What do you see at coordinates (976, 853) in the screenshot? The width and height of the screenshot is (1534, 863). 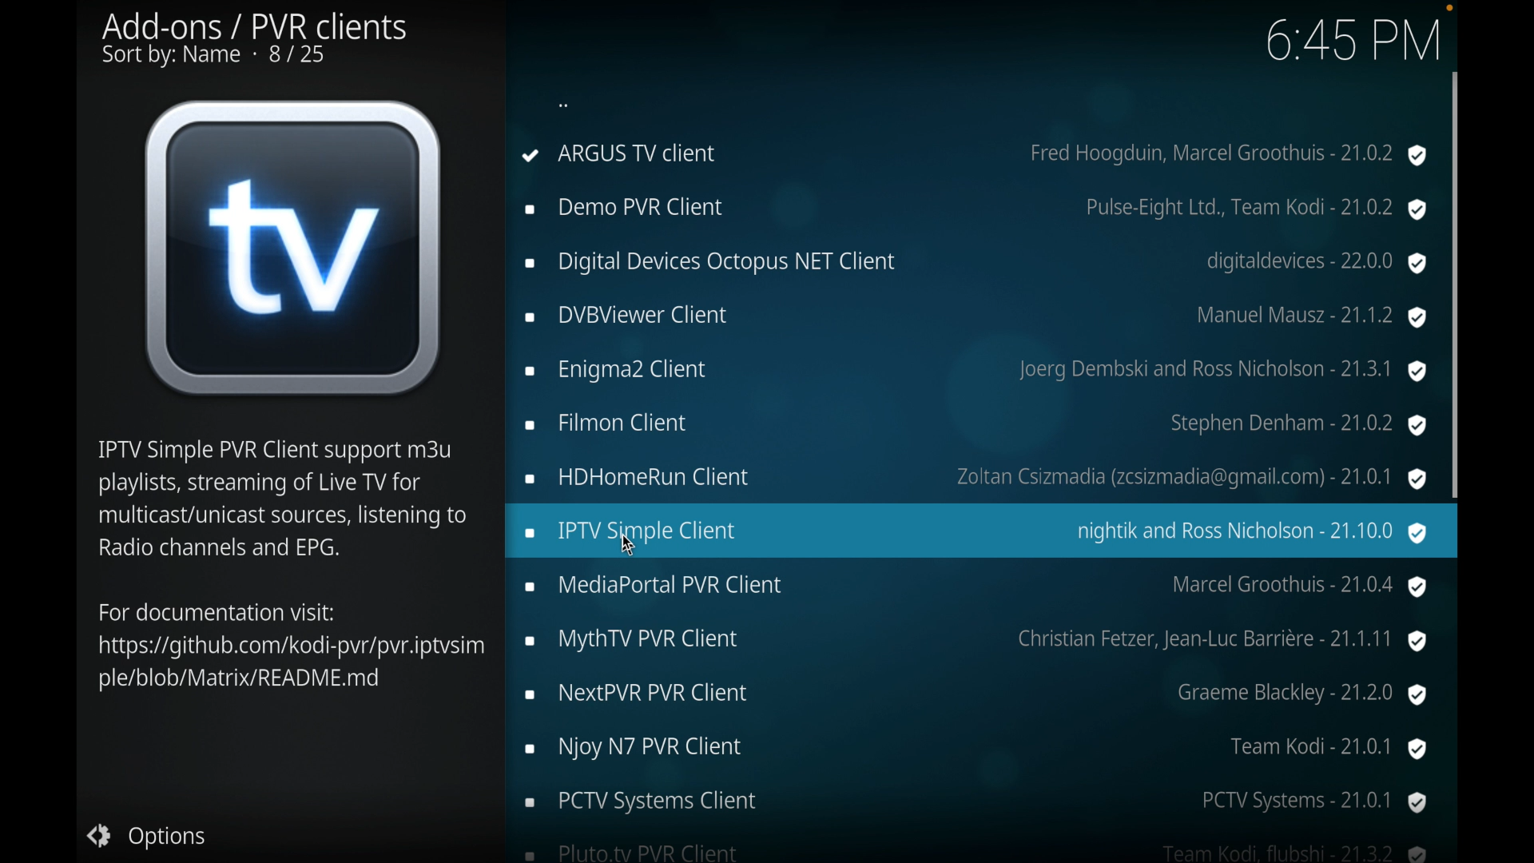 I see `pluto  client` at bounding box center [976, 853].